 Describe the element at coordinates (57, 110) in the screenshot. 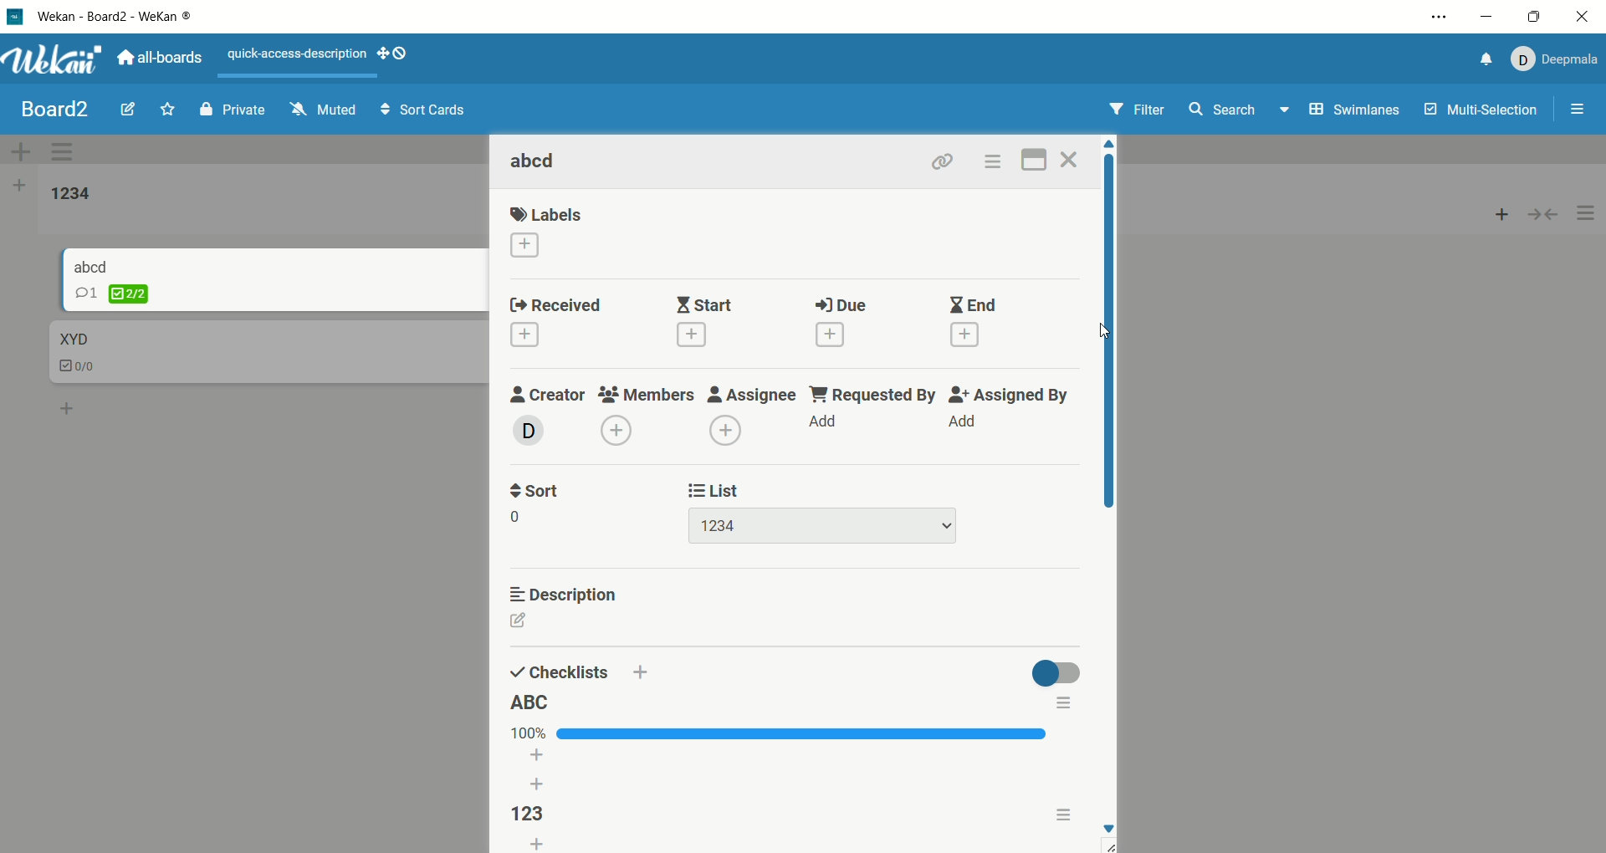

I see `board title` at that location.